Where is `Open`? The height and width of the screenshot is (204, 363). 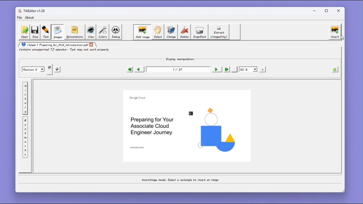
Open is located at coordinates (24, 32).